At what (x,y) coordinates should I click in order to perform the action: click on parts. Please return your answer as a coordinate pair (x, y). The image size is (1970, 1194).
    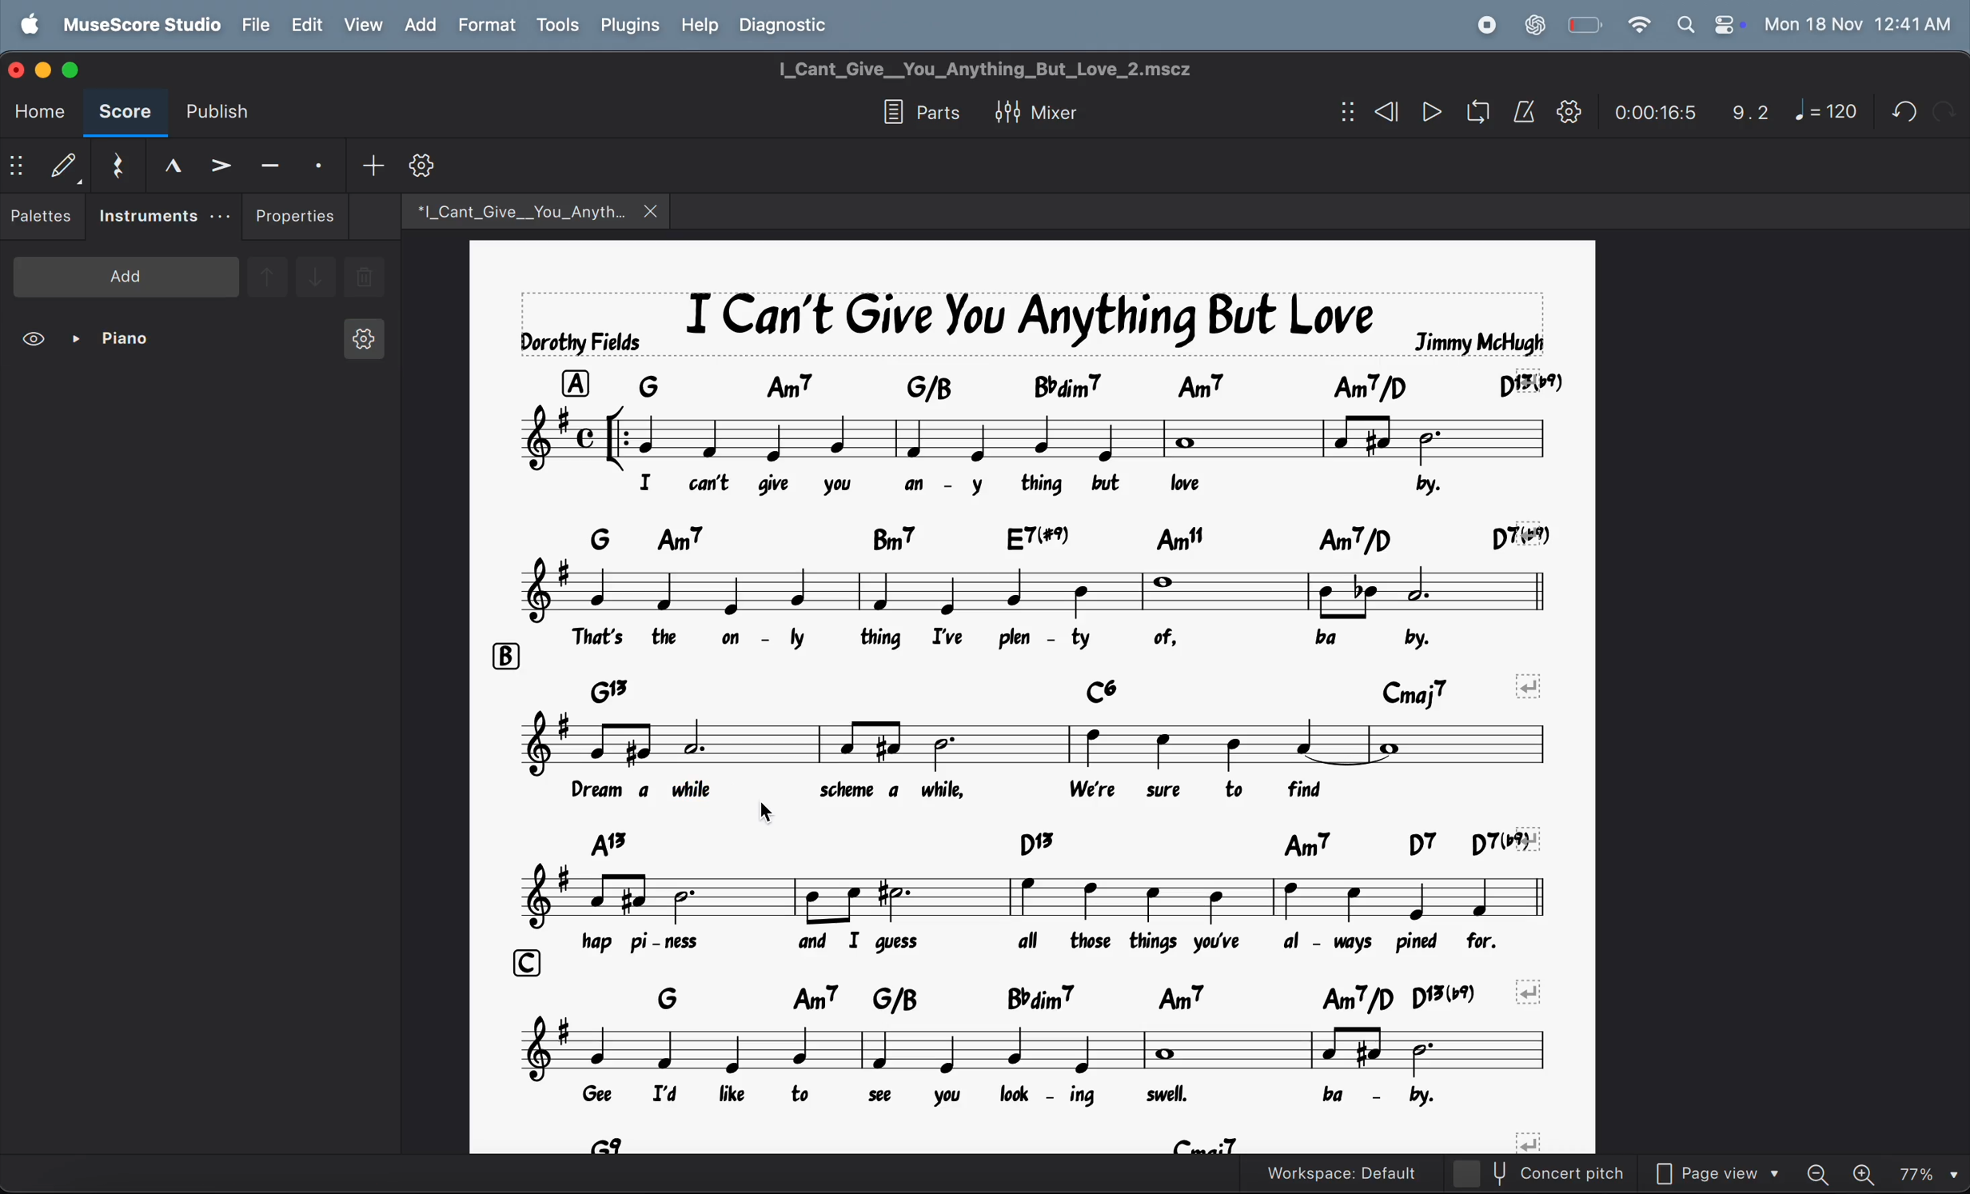
    Looking at the image, I should click on (911, 112).